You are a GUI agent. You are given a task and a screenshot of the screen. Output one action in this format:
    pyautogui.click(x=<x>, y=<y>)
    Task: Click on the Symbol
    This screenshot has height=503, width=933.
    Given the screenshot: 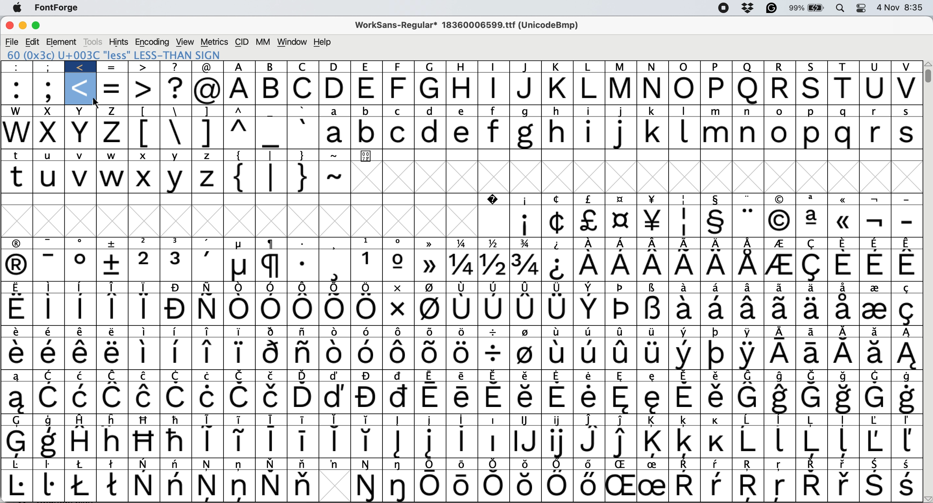 What is the action you would take?
    pyautogui.click(x=176, y=332)
    